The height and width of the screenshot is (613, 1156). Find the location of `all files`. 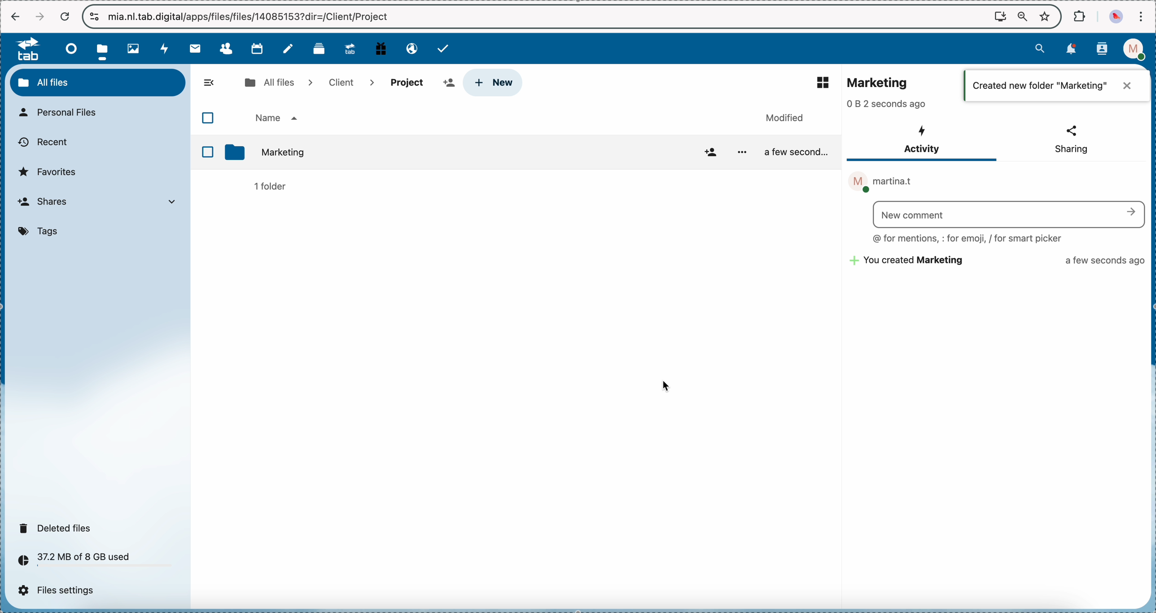

all files is located at coordinates (98, 82).